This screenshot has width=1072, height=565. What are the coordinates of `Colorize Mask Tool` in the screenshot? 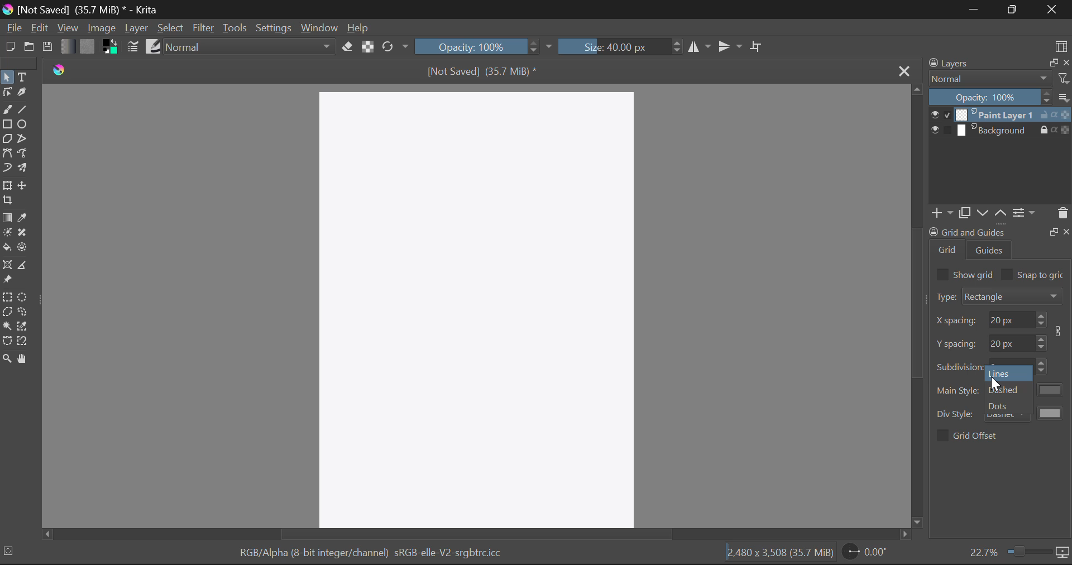 It's located at (7, 234).